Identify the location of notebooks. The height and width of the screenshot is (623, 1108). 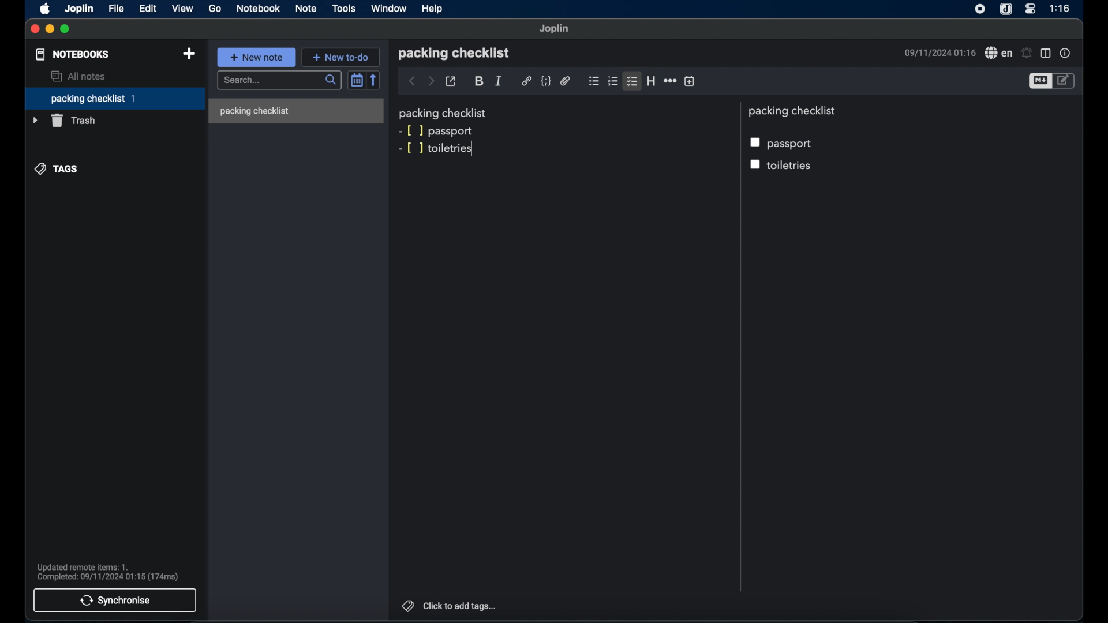
(72, 54).